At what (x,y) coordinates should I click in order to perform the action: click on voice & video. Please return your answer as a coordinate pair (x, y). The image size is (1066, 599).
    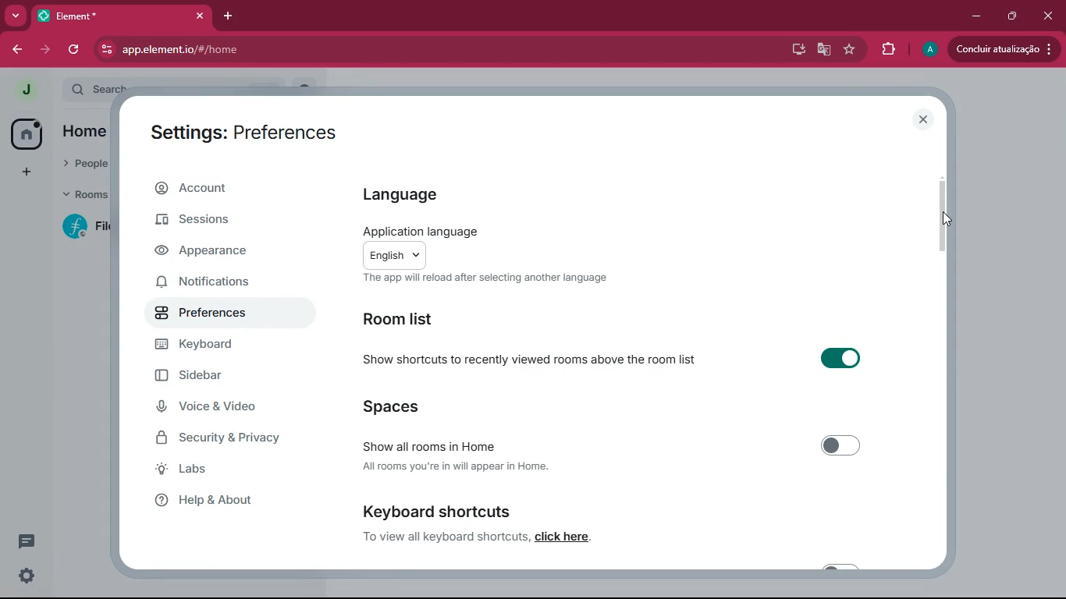
    Looking at the image, I should click on (229, 406).